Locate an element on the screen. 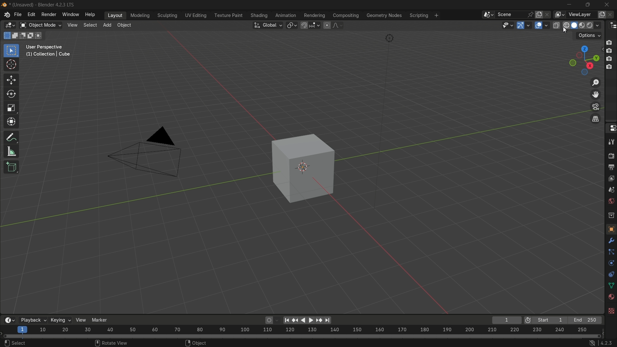 The image size is (617, 347). wireframe display is located at coordinates (567, 25).